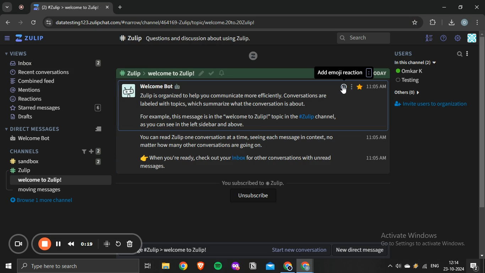 The width and height of the screenshot is (485, 273). I want to click on unsubscribe, so click(252, 196).